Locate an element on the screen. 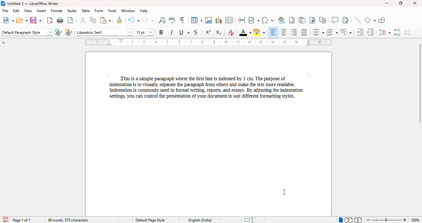 The image size is (422, 223). styles is located at coordinates (71, 11).